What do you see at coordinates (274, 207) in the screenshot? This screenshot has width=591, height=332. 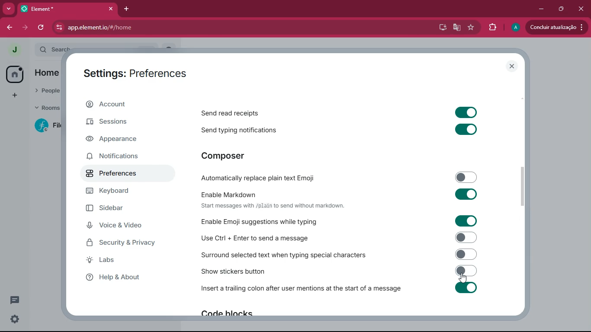 I see `‘Start messages with /plain to send without markdown.` at bounding box center [274, 207].